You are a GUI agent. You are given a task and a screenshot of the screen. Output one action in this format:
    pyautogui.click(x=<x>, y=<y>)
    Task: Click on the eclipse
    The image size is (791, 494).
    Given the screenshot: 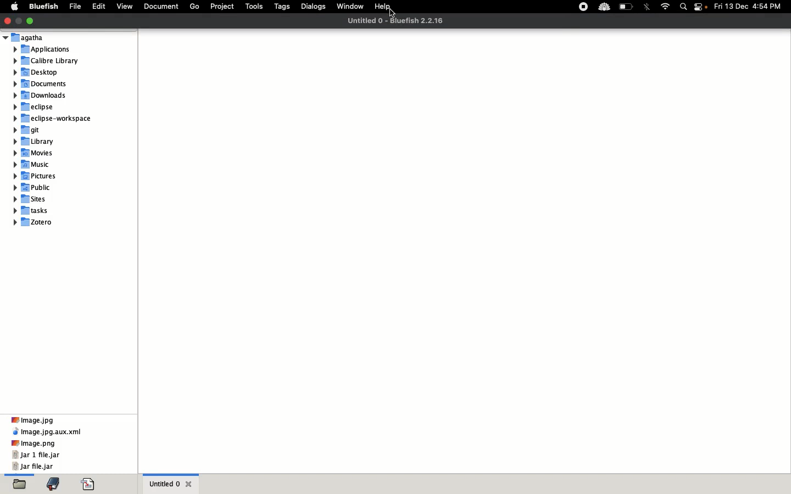 What is the action you would take?
    pyautogui.click(x=41, y=106)
    